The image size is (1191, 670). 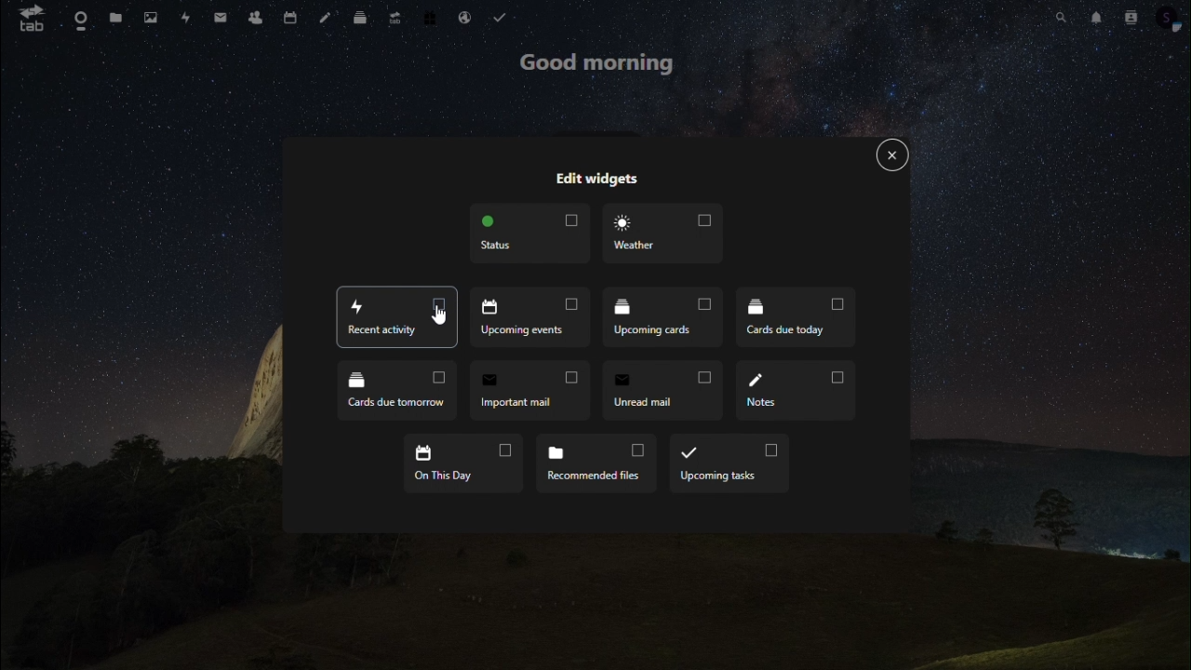 I want to click on notification, so click(x=1094, y=23).